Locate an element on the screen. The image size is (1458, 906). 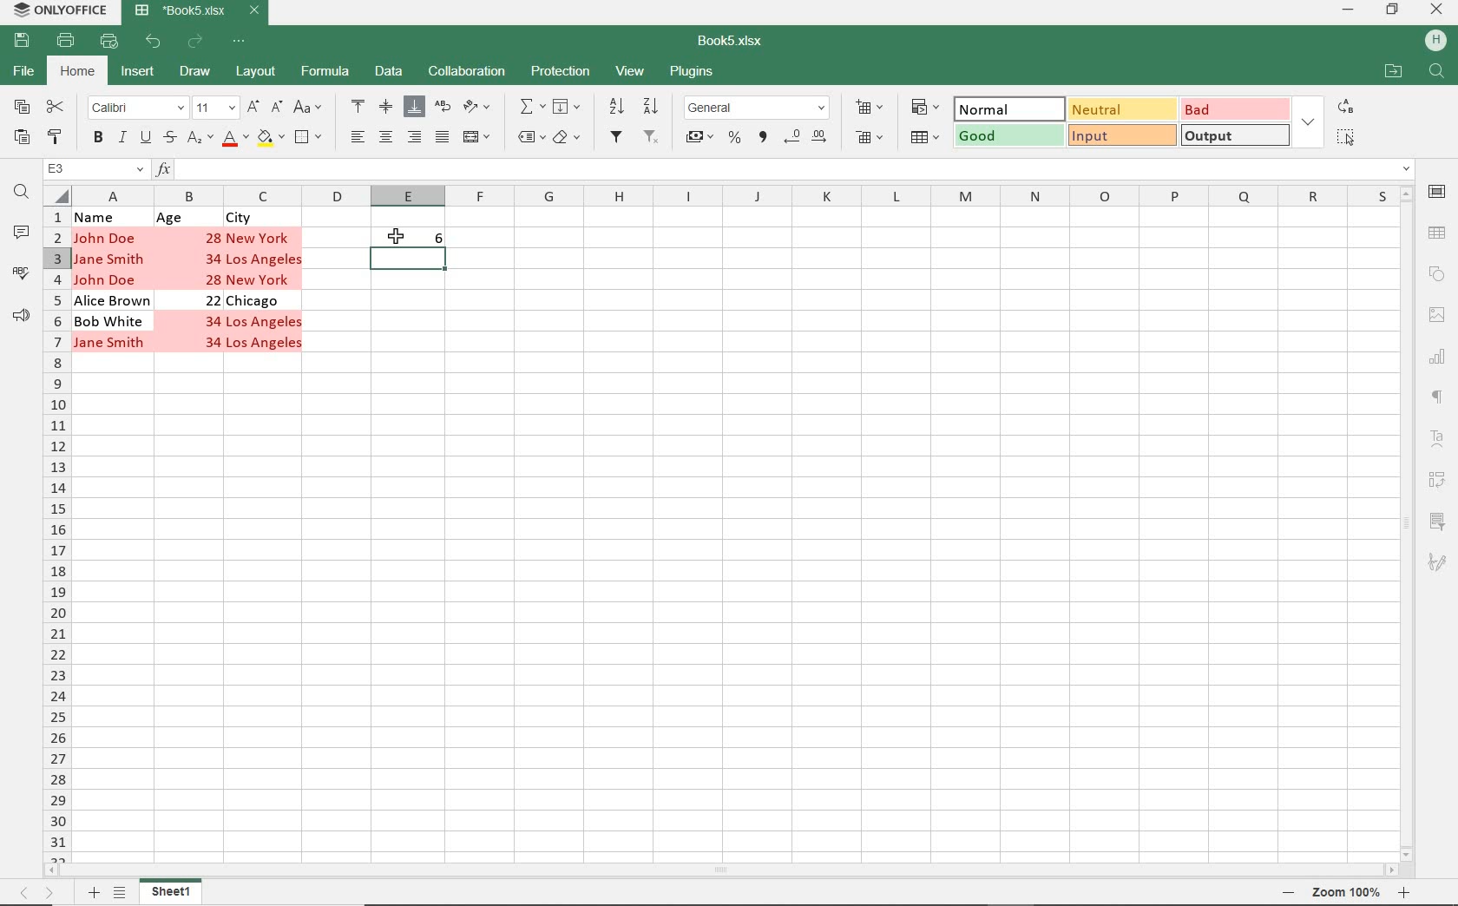
BOLD is located at coordinates (97, 139).